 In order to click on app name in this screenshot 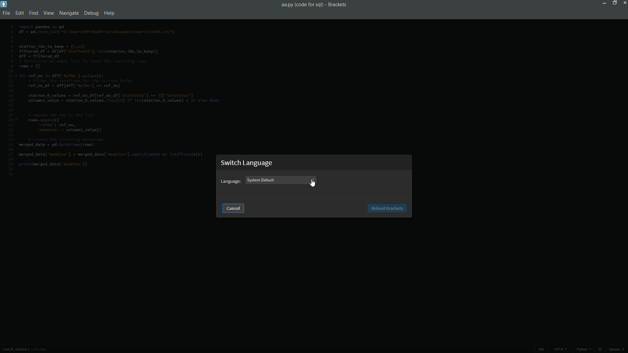, I will do `click(337, 4)`.